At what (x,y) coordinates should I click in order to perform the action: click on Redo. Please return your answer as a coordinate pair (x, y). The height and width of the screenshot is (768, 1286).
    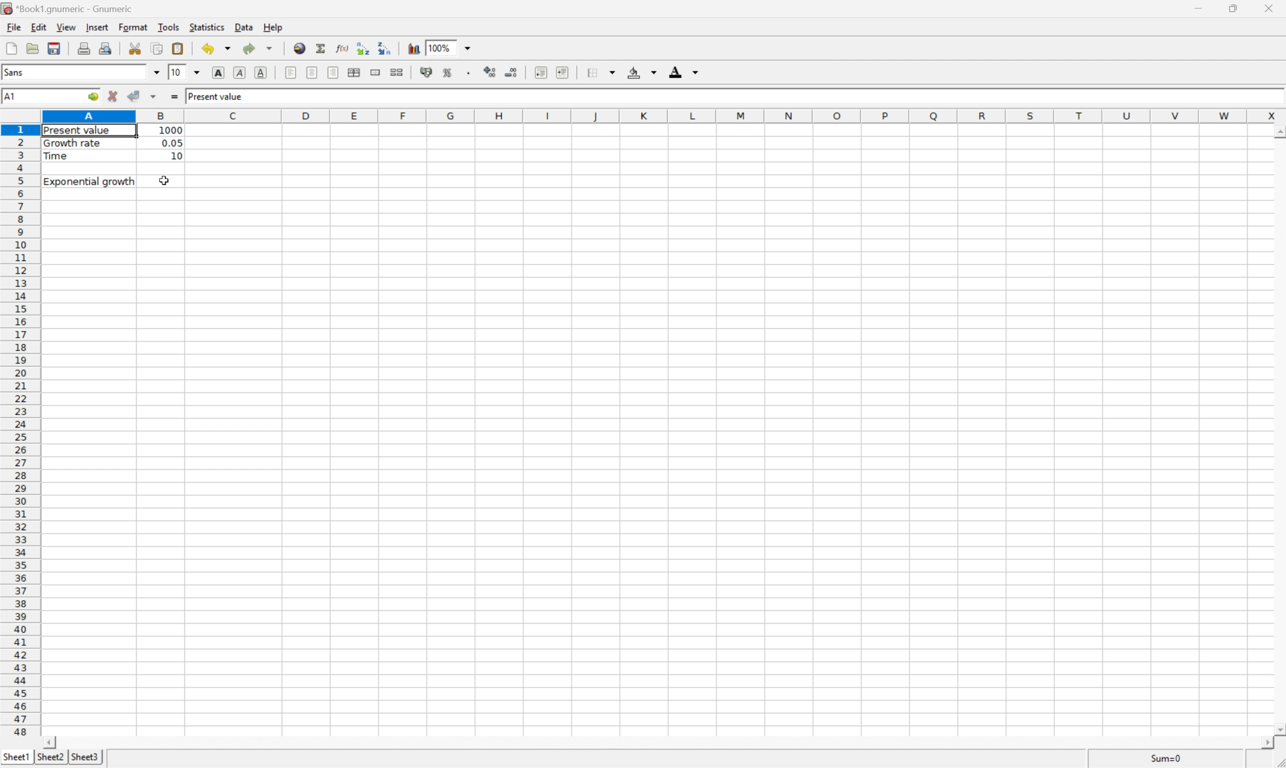
    Looking at the image, I should click on (258, 49).